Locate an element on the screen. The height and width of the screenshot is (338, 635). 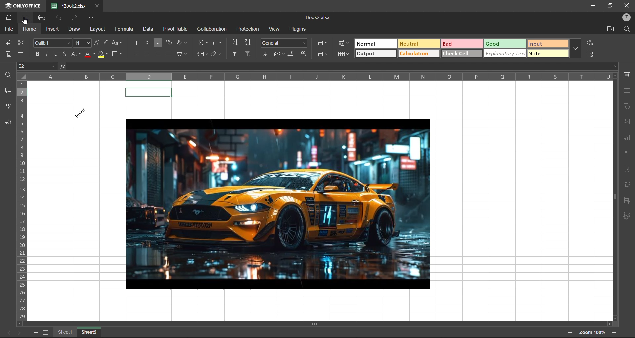
font color is located at coordinates (90, 55).